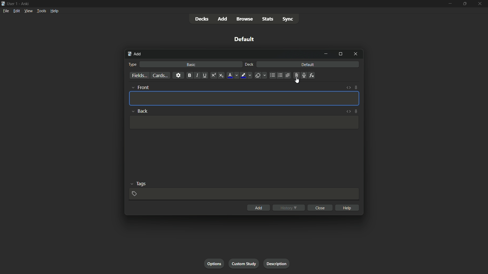 This screenshot has width=488, height=274. Describe the element at coordinates (205, 75) in the screenshot. I see `underline` at that location.